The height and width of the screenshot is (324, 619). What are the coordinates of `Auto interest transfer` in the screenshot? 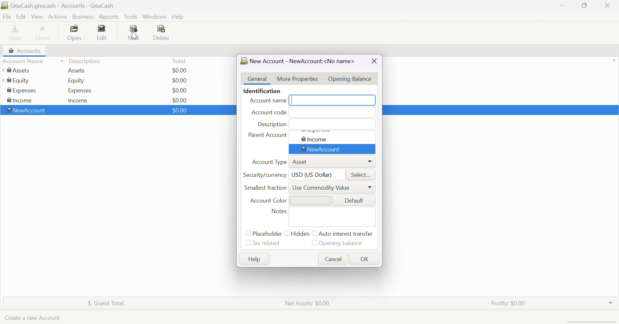 It's located at (347, 234).